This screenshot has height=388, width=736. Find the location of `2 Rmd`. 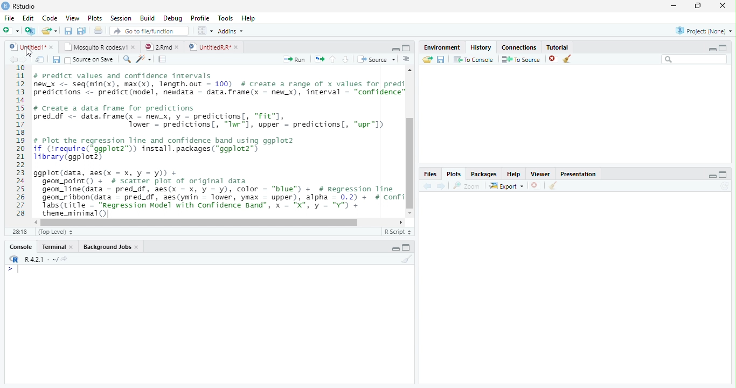

2 Rmd is located at coordinates (162, 46).